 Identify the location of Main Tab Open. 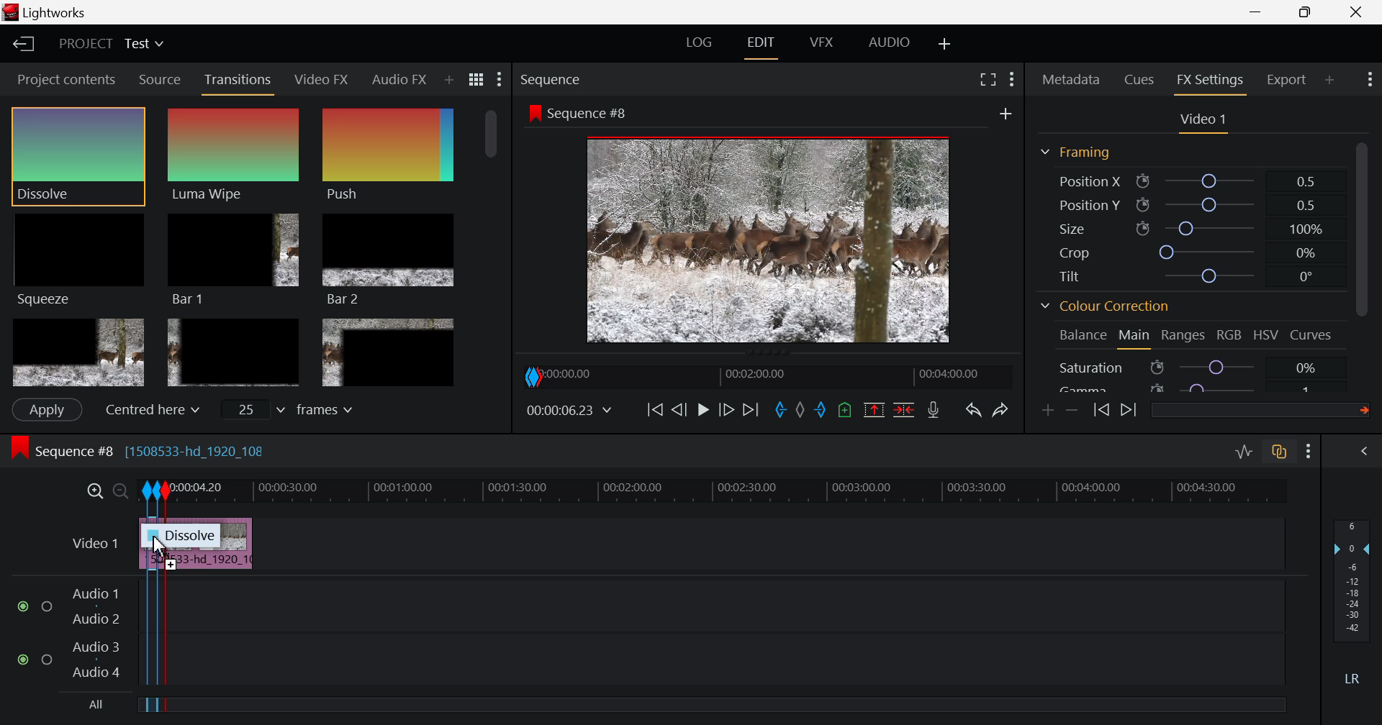
(1135, 337).